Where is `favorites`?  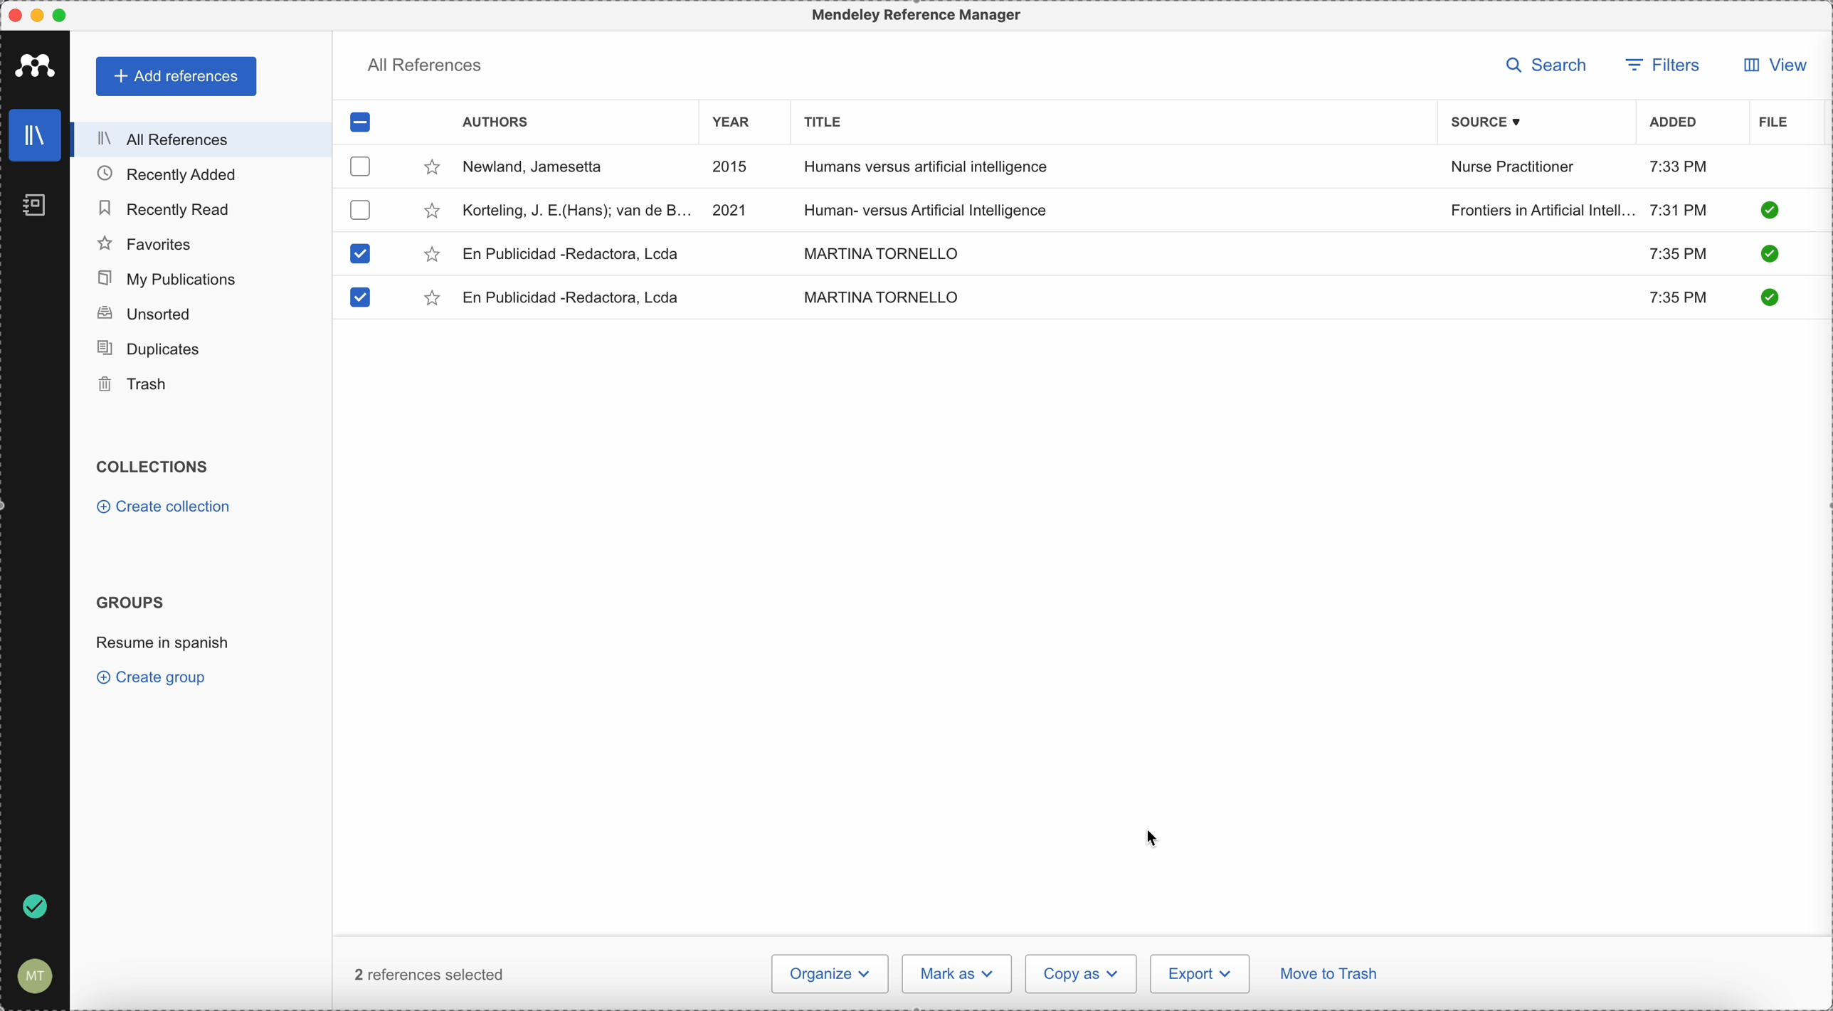 favorites is located at coordinates (146, 244).